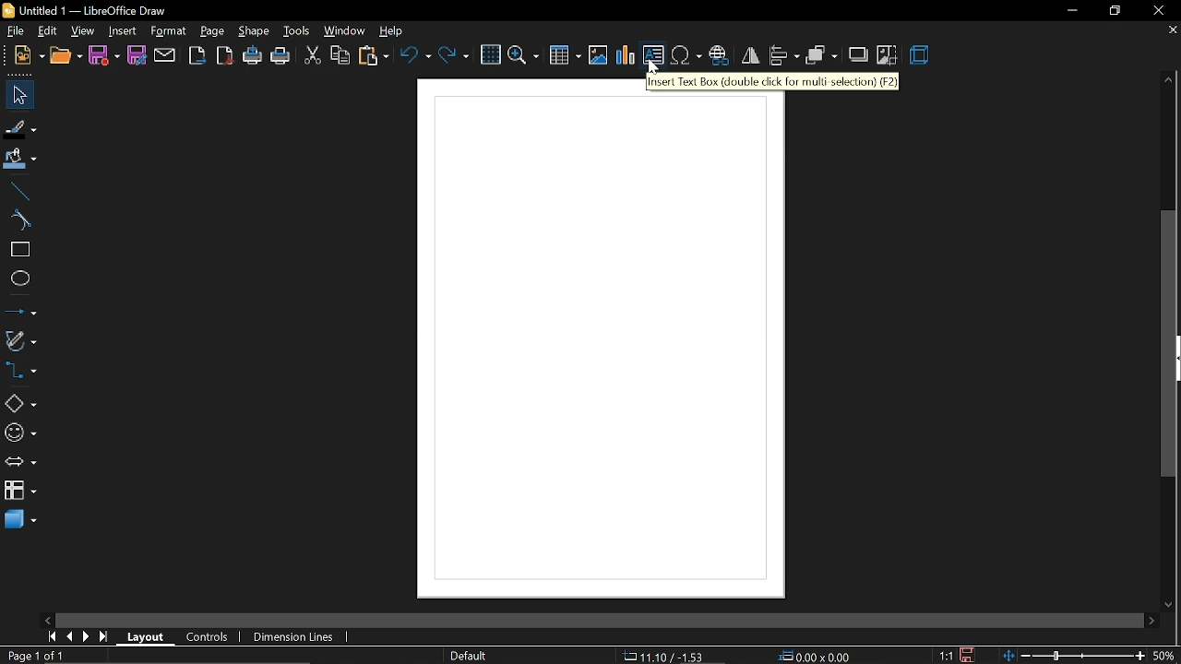 The image size is (1181, 664). I want to click on current page, so click(35, 656).